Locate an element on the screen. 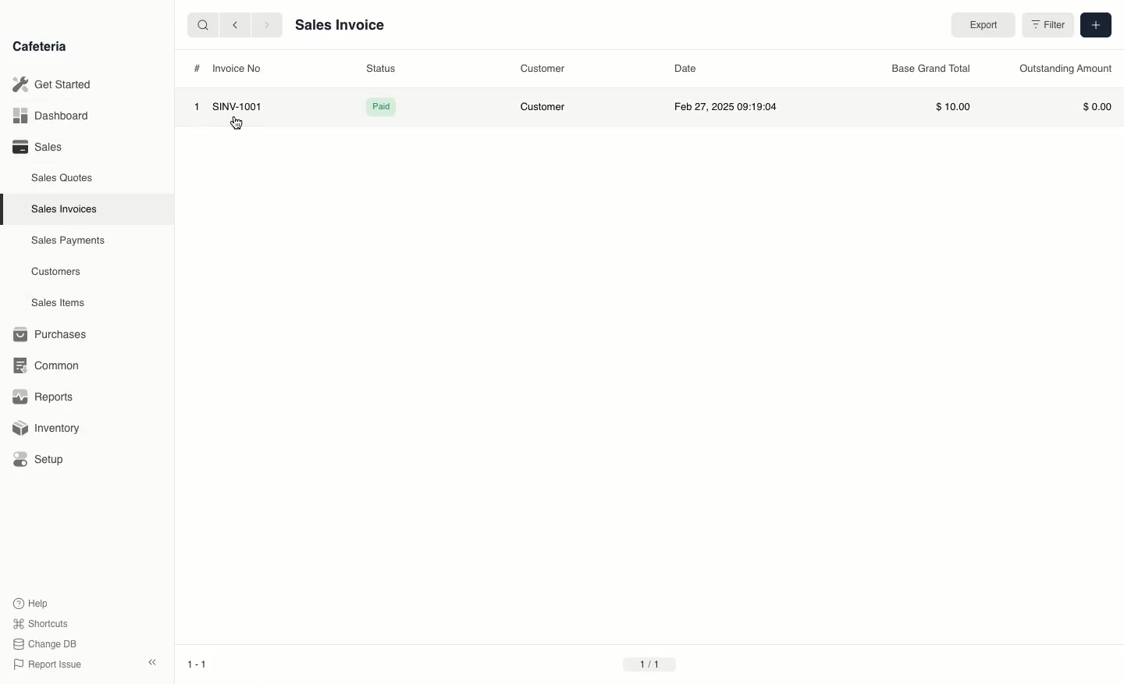  forward is located at coordinates (269, 25).